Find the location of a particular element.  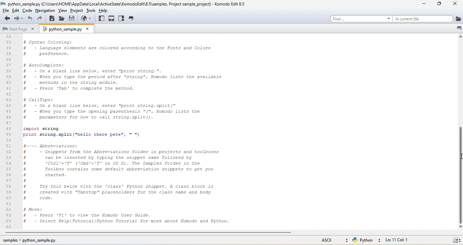

sample python is located at coordinates (39, 241).